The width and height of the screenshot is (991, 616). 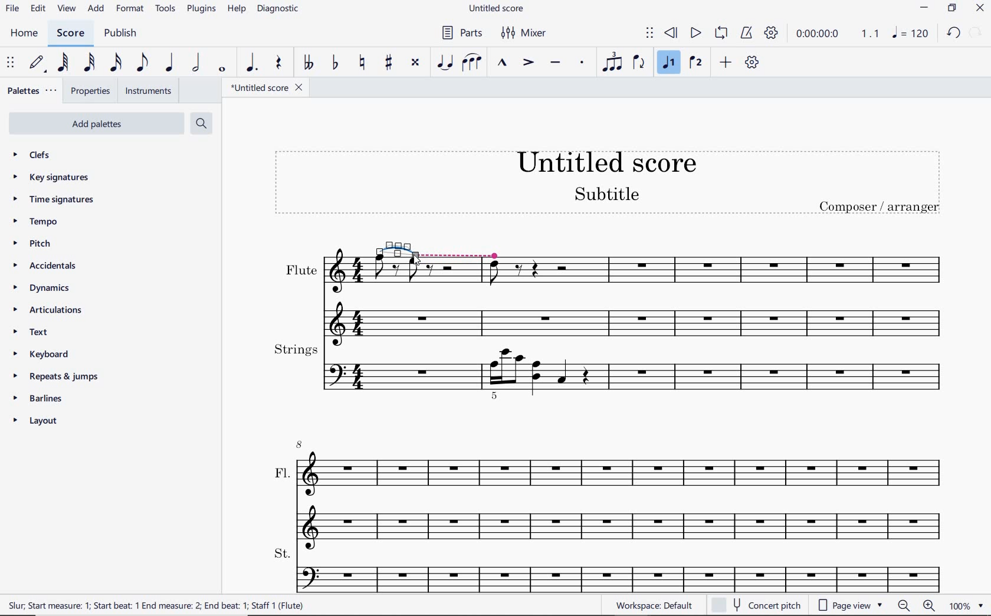 What do you see at coordinates (671, 32) in the screenshot?
I see `REWIND` at bounding box center [671, 32].